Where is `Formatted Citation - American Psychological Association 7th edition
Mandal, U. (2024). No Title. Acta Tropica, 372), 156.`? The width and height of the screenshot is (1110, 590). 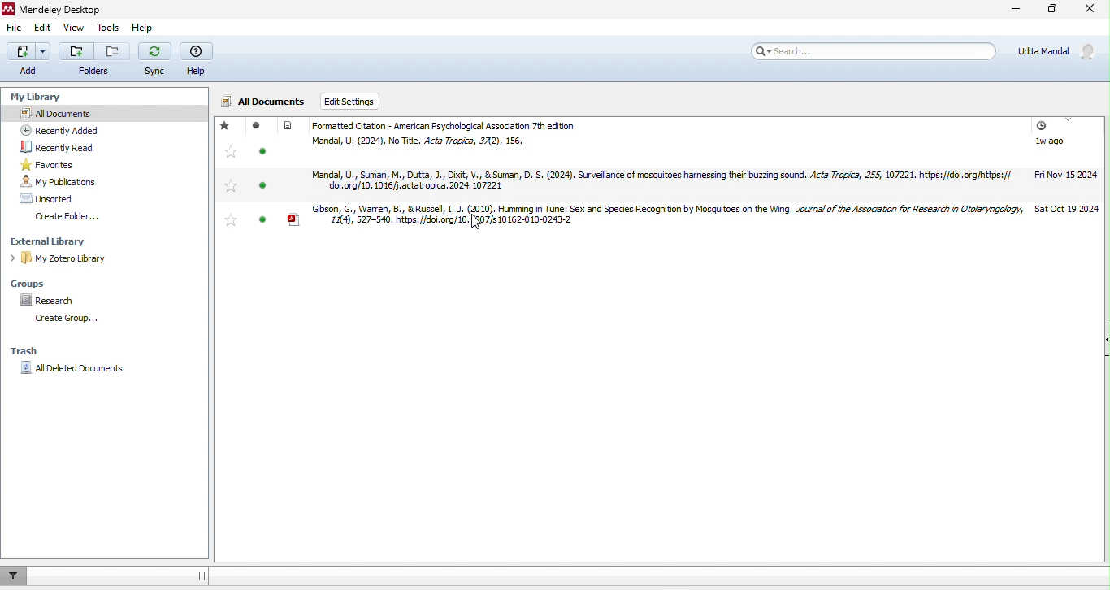 Formatted Citation - American Psychological Association 7th edition
Mandal, U. (2024). No Title. Acta Tropica, 372), 156. is located at coordinates (468, 135).